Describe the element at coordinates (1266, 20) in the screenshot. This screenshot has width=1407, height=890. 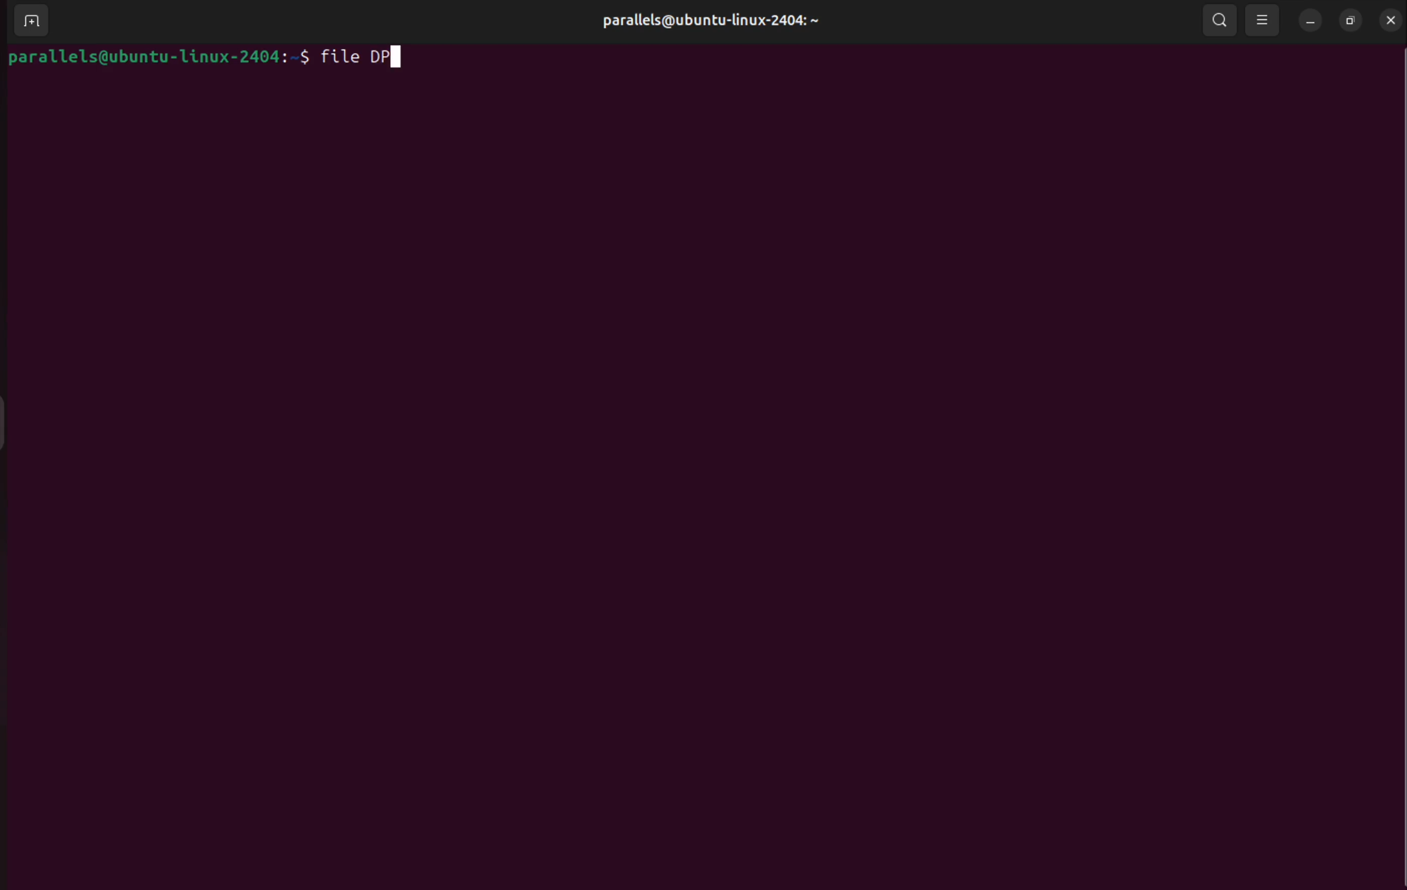
I see `view options` at that location.